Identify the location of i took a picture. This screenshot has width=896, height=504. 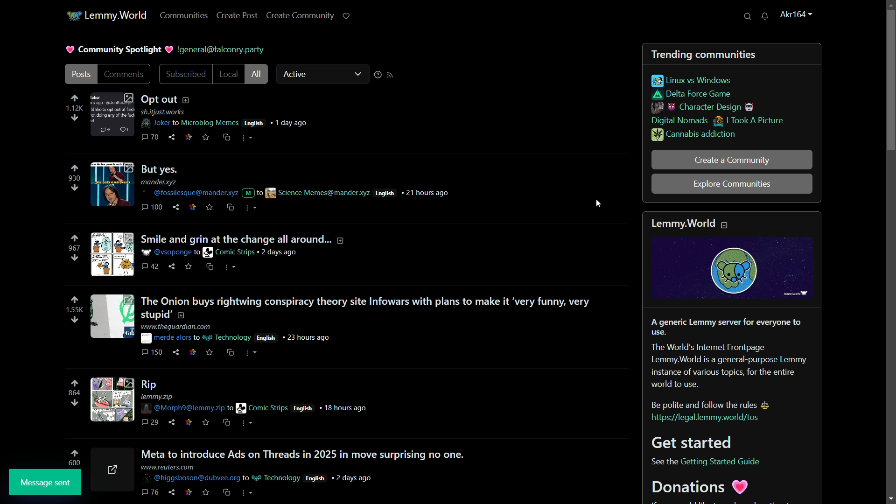
(749, 121).